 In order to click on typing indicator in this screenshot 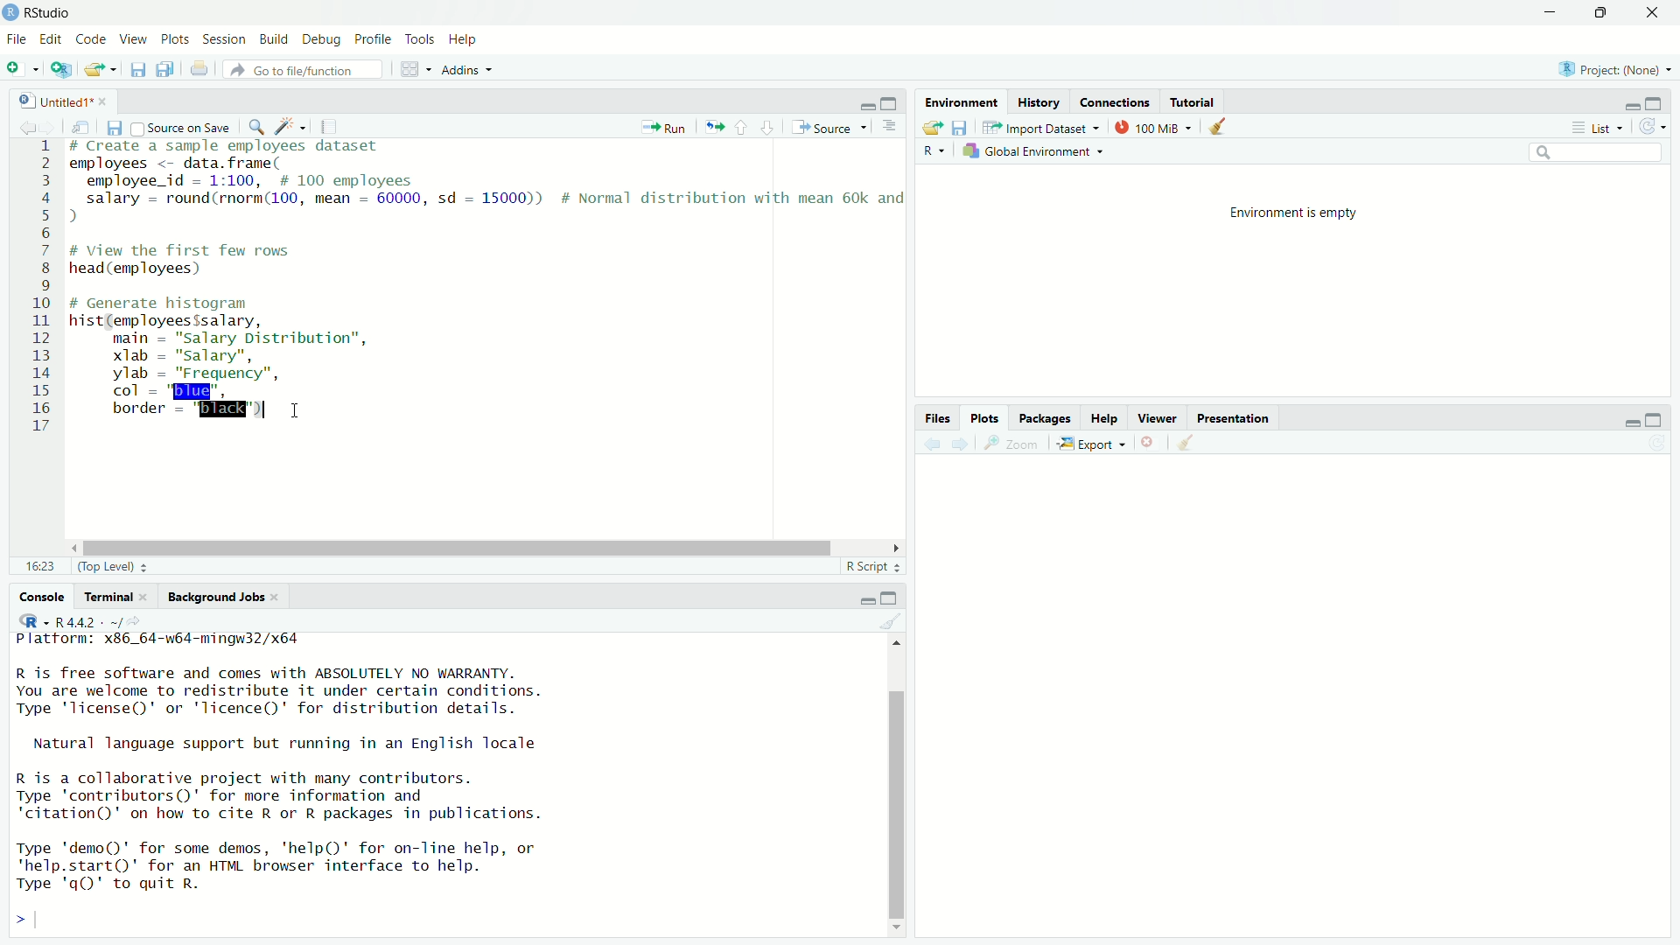, I will do `click(268, 410)`.